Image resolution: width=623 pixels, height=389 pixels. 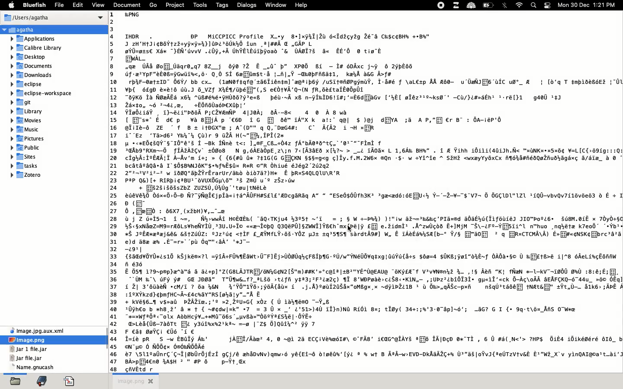 What do you see at coordinates (39, 331) in the screenshot?
I see `file name and extension` at bounding box center [39, 331].